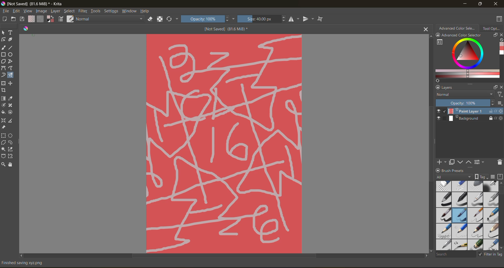 This screenshot has height=268, width=504. I want to click on tool, so click(10, 149).